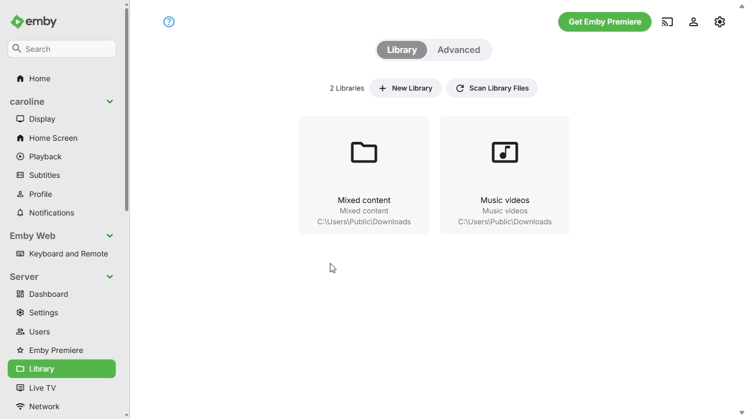 Image resolution: width=746 pixels, height=419 pixels. I want to click on settings, so click(720, 20).